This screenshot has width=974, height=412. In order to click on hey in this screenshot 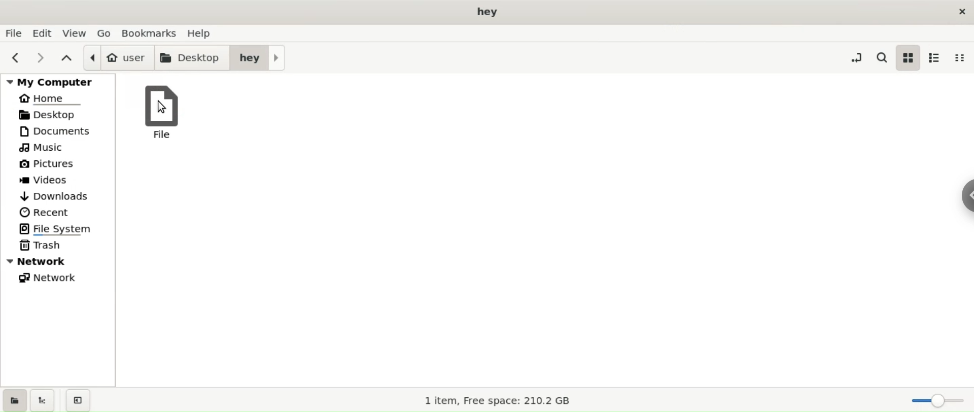, I will do `click(259, 57)`.